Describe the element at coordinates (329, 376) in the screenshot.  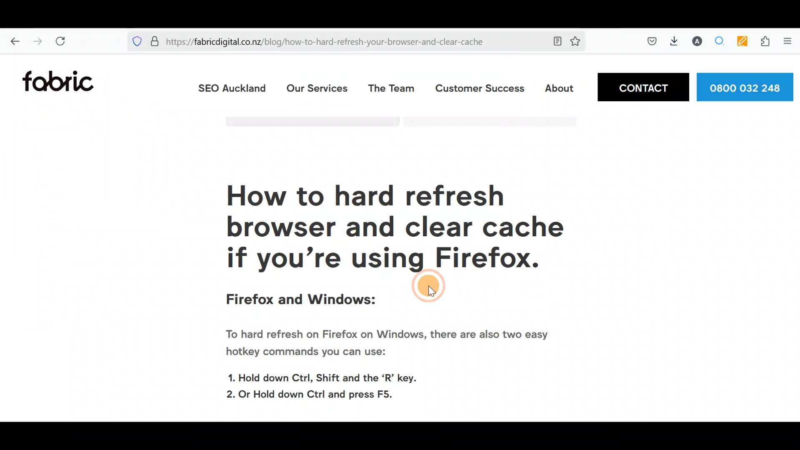
I see `1. Hold down Ctrl, Shift and the ‘R’ key.` at that location.